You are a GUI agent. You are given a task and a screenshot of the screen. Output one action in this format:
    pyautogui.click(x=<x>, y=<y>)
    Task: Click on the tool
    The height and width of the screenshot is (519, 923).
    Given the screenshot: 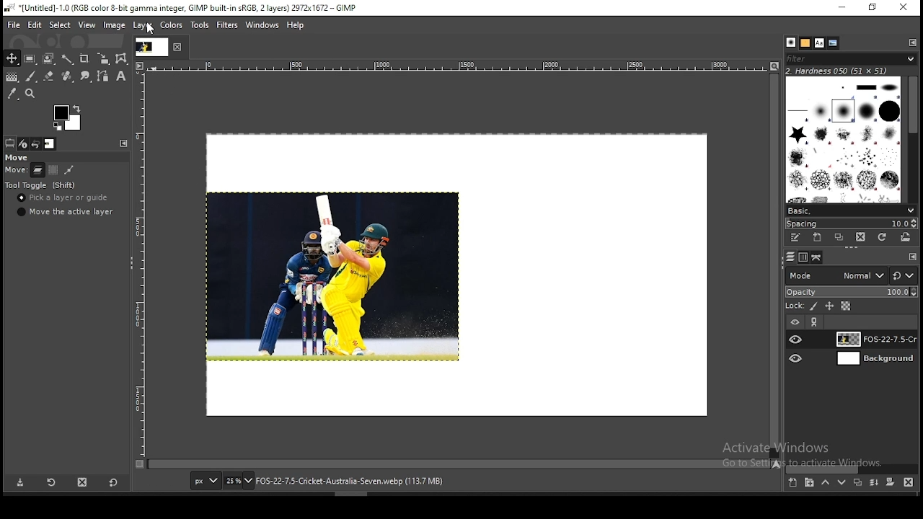 What is the action you would take?
    pyautogui.click(x=122, y=143)
    